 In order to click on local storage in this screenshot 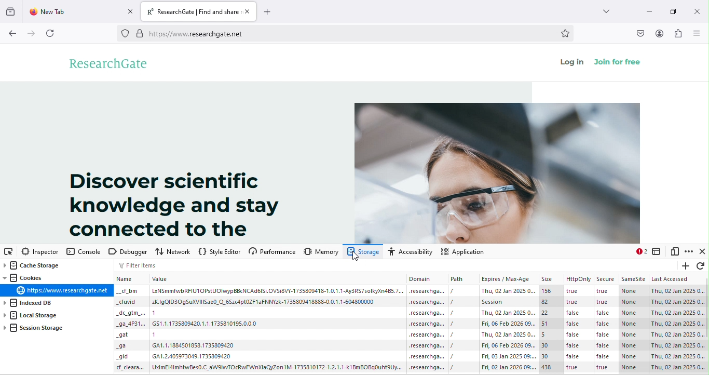, I will do `click(34, 315)`.